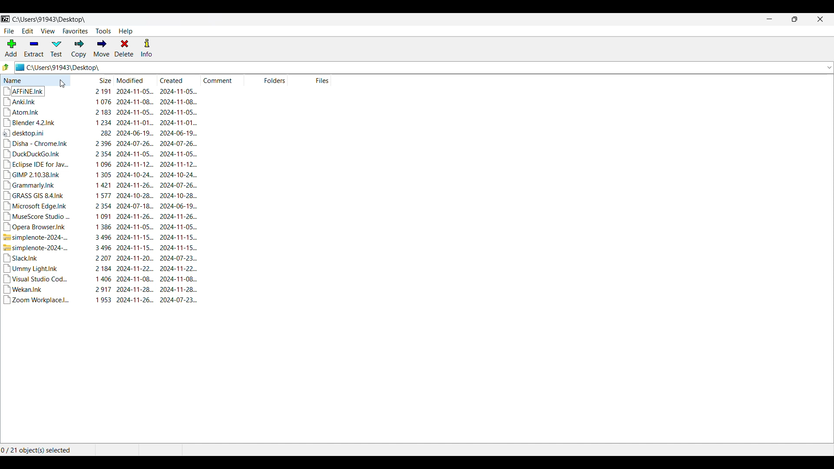 The image size is (834, 469). Describe the element at coordinates (100, 175) in the screenshot. I see `GIMP 2.10.38.Ink 1305 2024-10-24... 2024-10-24.` at that location.